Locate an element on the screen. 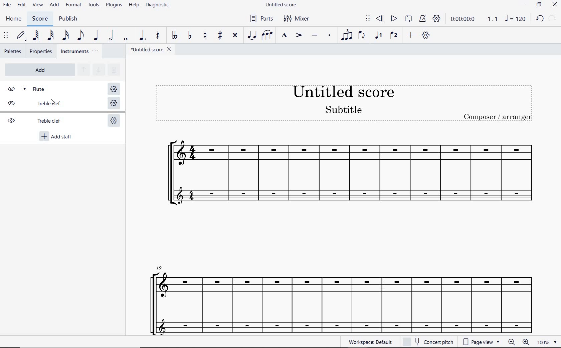 This screenshot has width=561, height=348. TOGGLE DOUBLE-FLAT is located at coordinates (174, 36).